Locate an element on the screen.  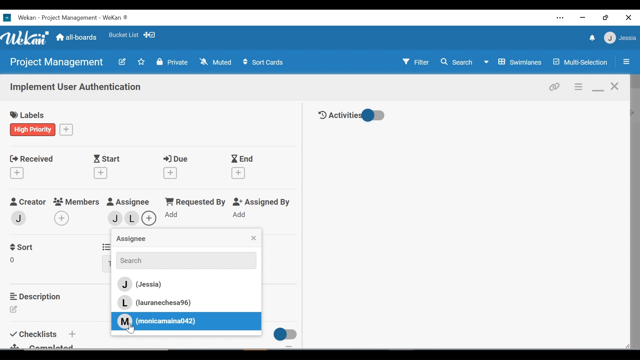
(lauranechesa96) is located at coordinates (160, 303).